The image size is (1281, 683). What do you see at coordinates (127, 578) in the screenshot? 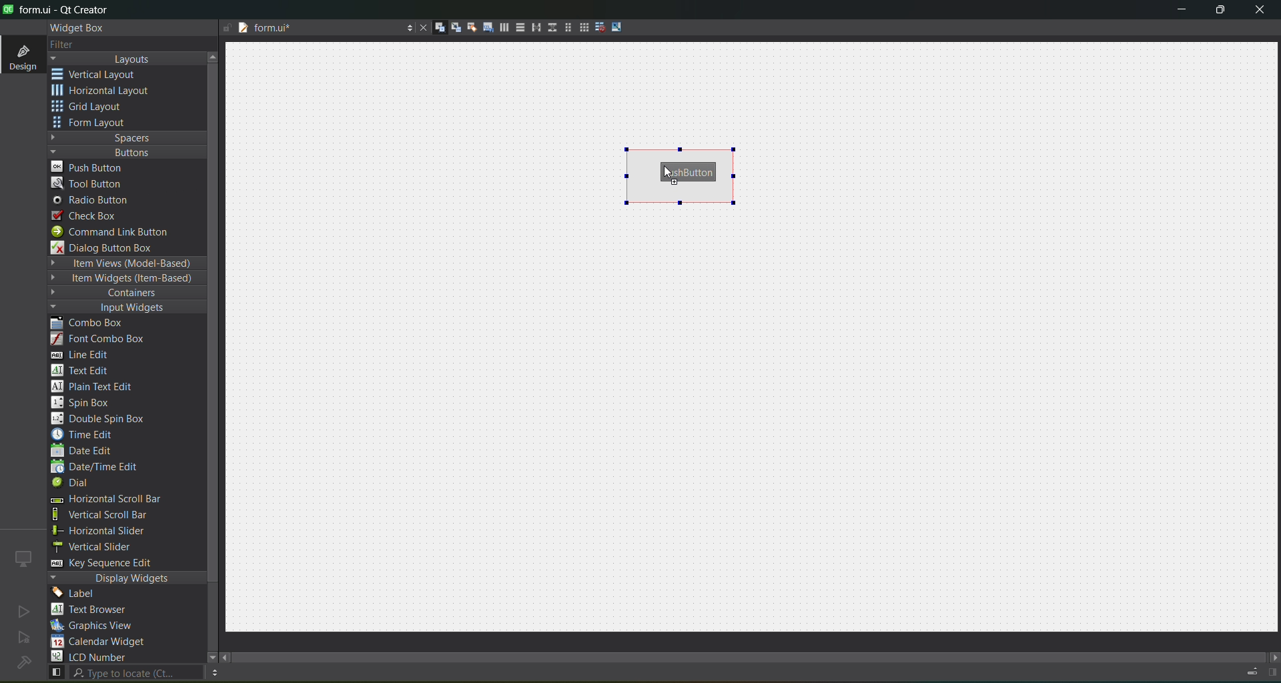
I see `display widgets` at bounding box center [127, 578].